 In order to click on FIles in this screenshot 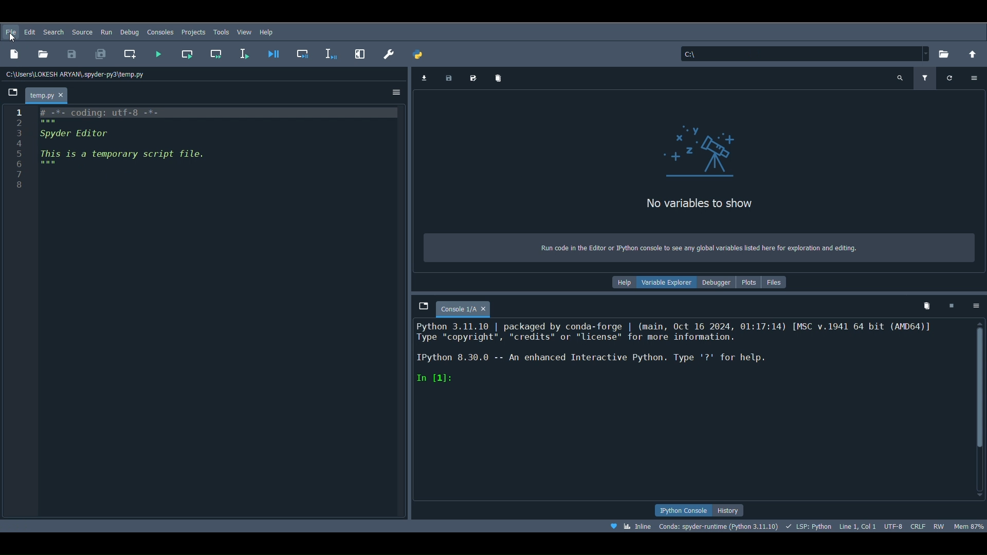, I will do `click(779, 281)`.